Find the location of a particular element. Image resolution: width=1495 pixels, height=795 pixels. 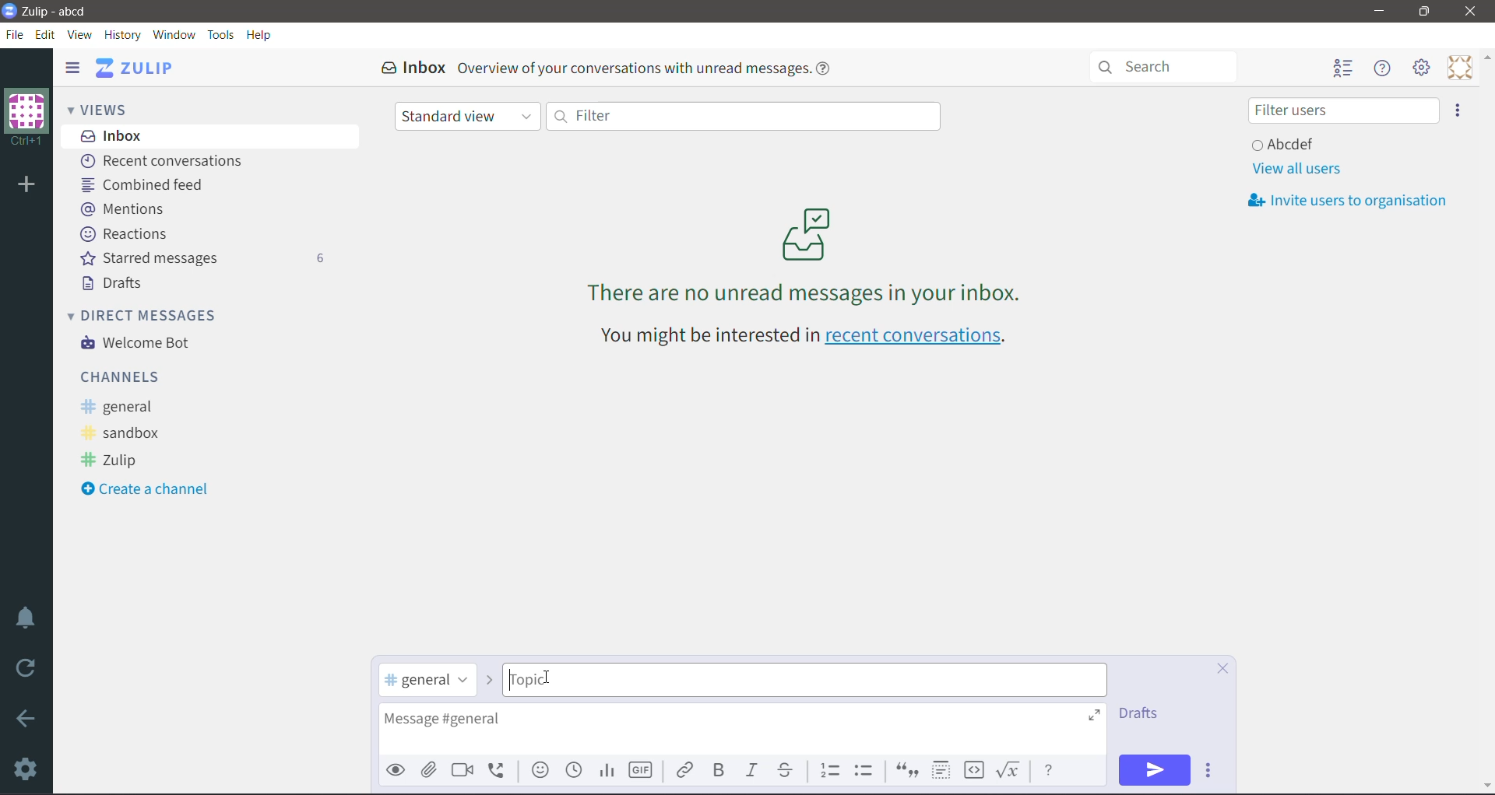

Search is located at coordinates (1170, 65).